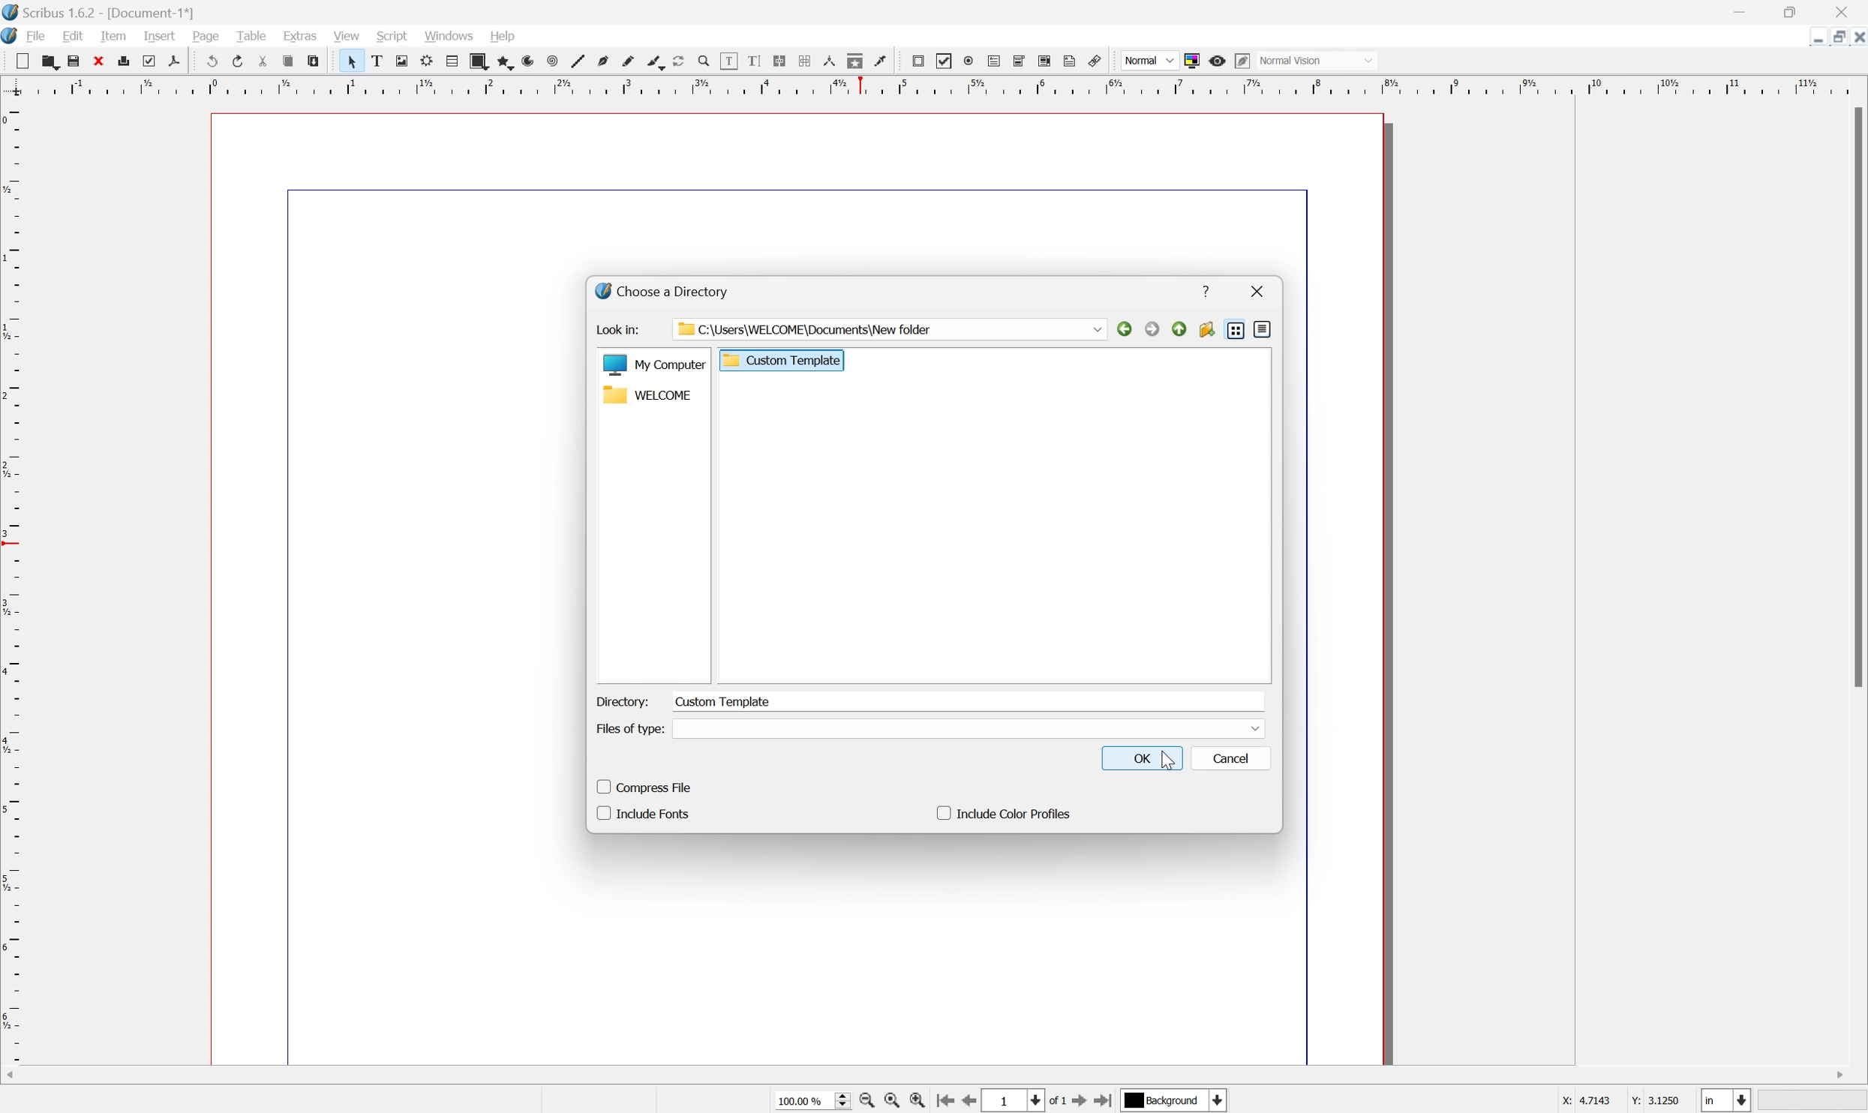 Image resolution: width=1868 pixels, height=1113 pixels. What do you see at coordinates (919, 1101) in the screenshot?
I see `Zoom in` at bounding box center [919, 1101].